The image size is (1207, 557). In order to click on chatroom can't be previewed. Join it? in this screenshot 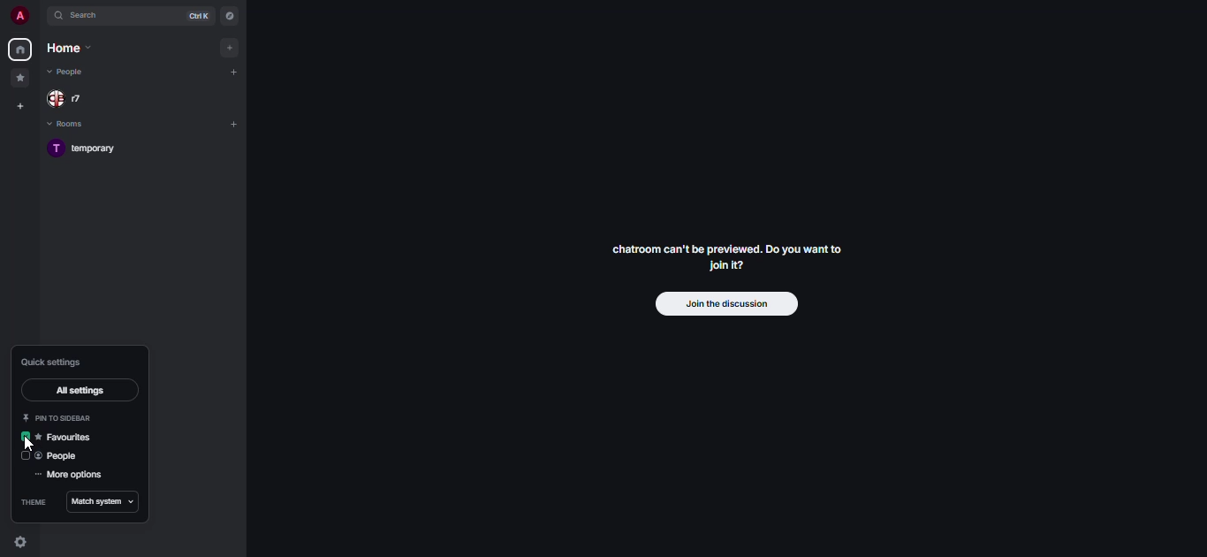, I will do `click(725, 256)`.